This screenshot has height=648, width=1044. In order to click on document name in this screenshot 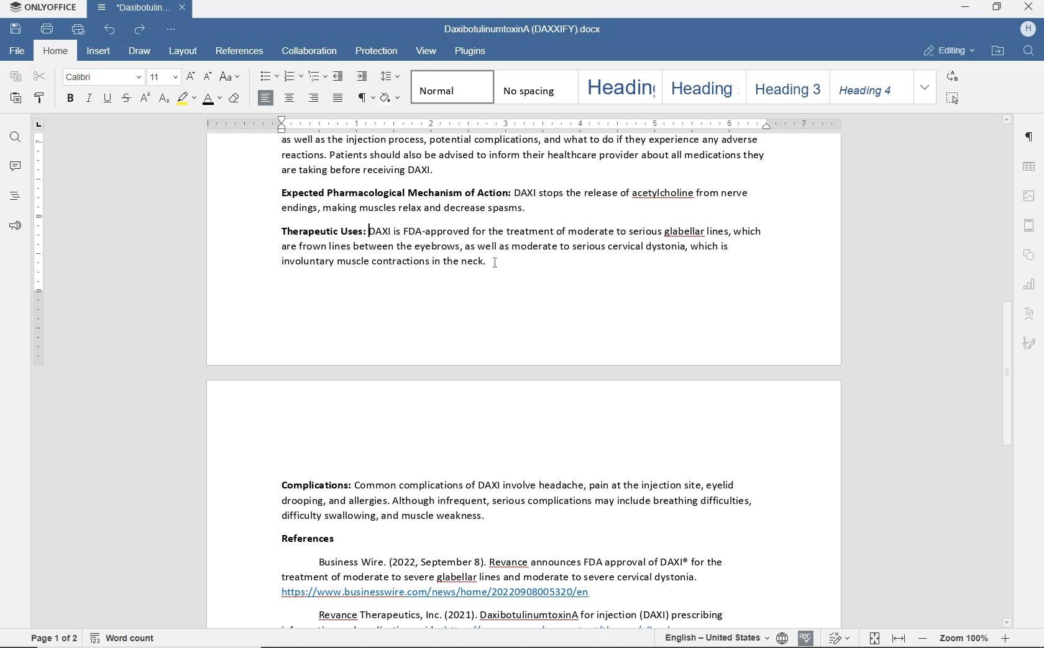, I will do `click(143, 8)`.